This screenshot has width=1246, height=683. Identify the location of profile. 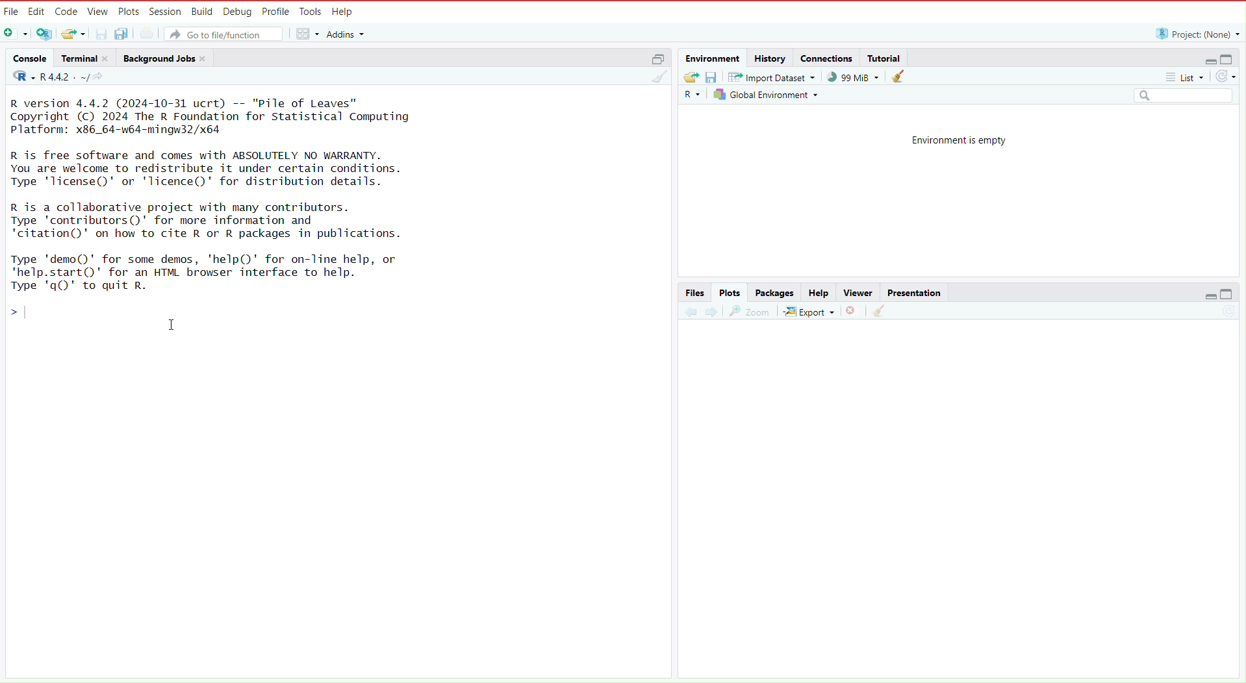
(277, 10).